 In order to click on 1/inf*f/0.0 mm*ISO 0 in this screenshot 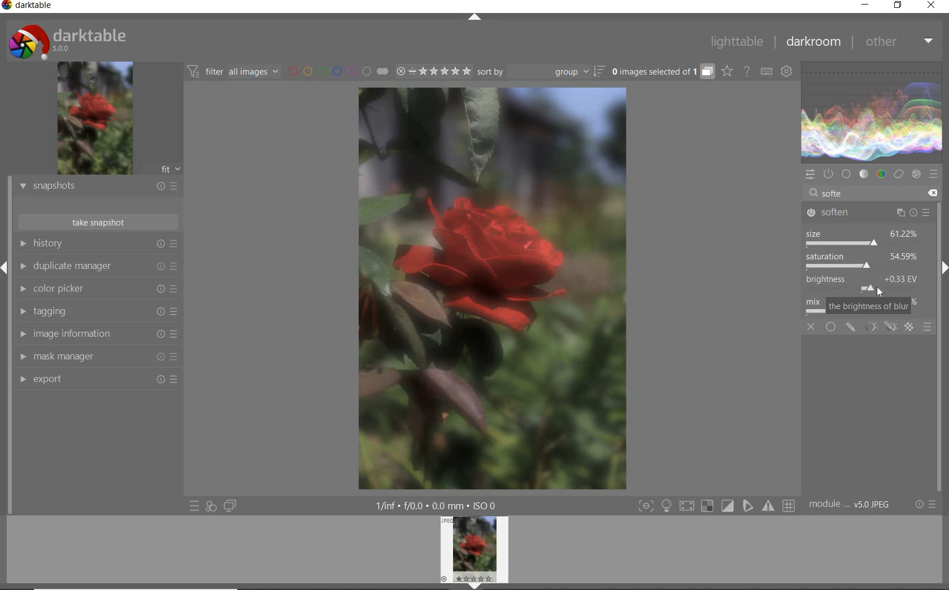, I will do `click(440, 505)`.